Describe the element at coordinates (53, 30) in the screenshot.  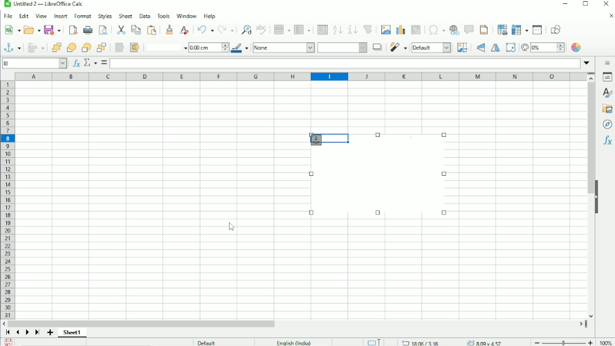
I see `save` at that location.